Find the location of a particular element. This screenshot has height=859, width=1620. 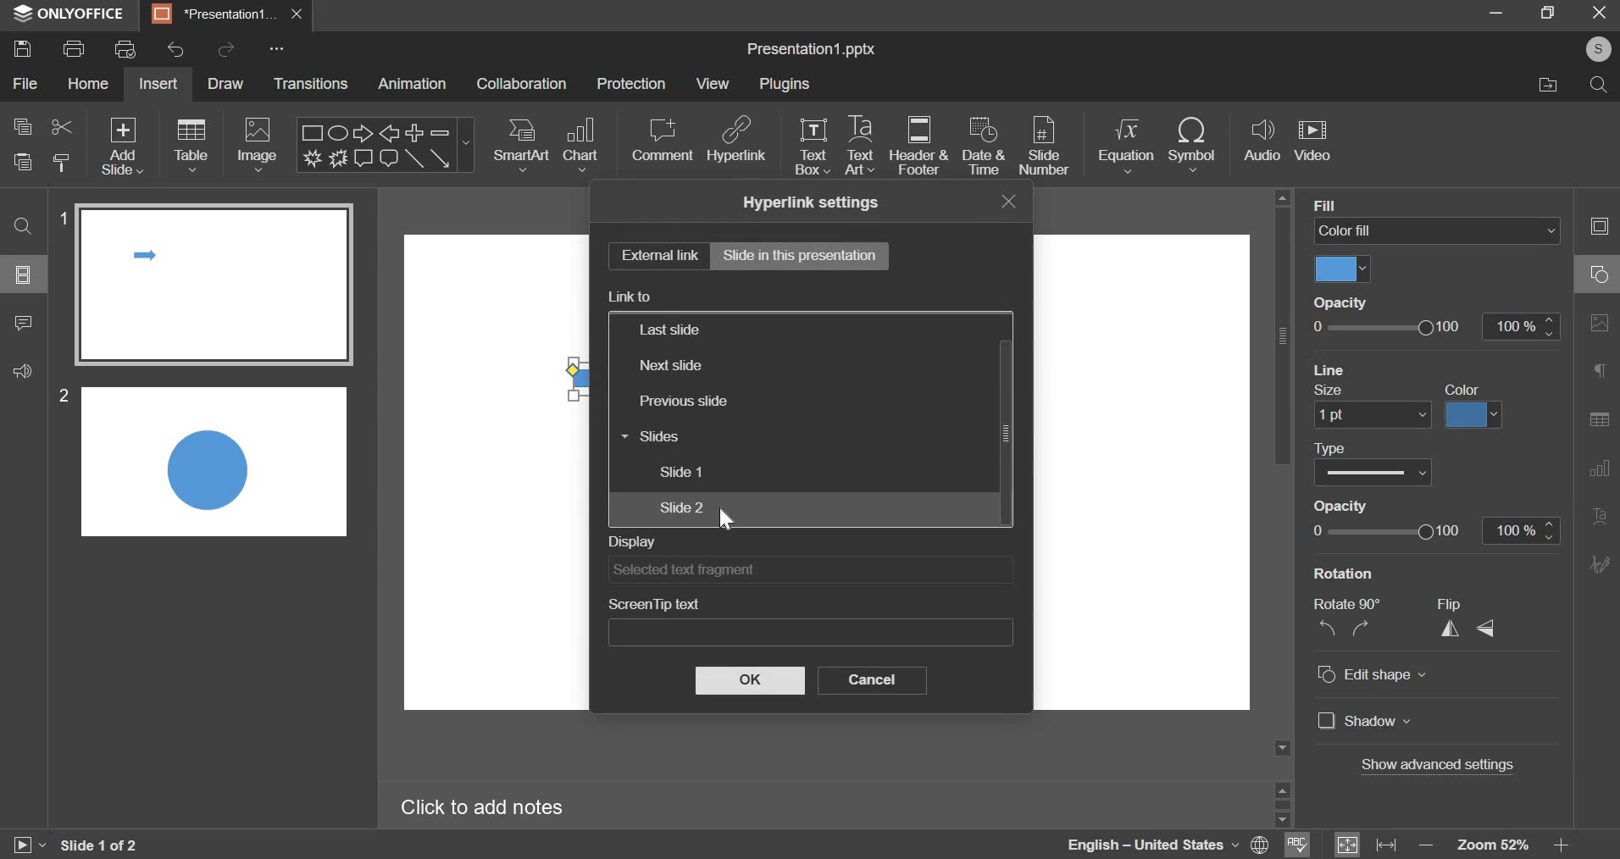

text art is located at coordinates (860, 147).